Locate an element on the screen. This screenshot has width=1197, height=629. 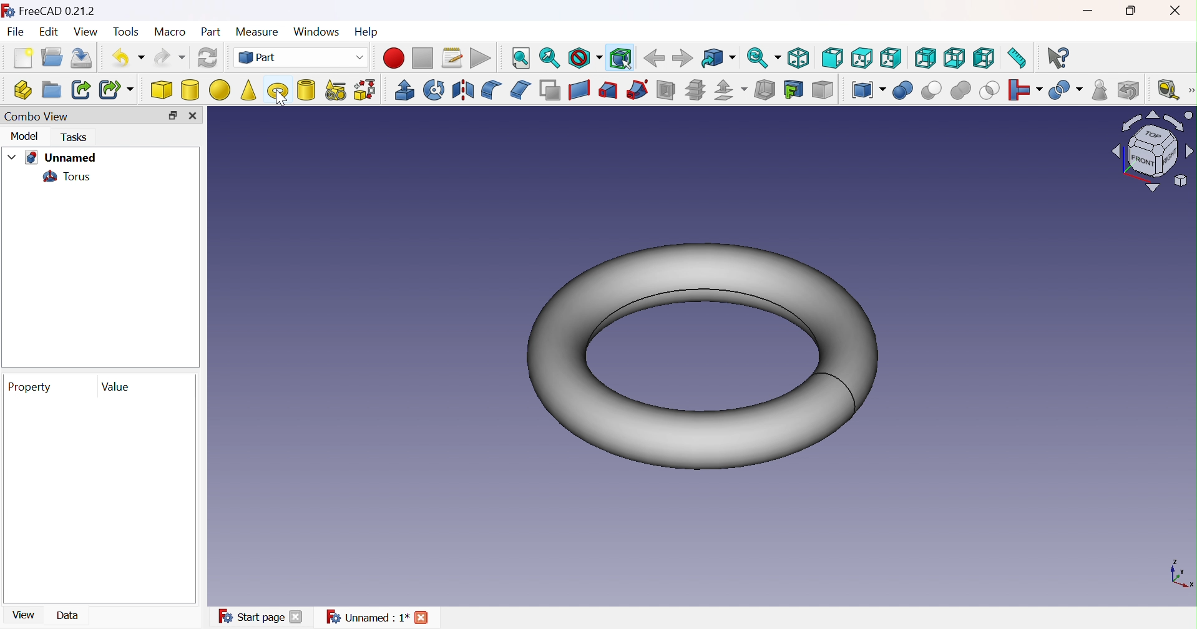
Help is located at coordinates (368, 32).